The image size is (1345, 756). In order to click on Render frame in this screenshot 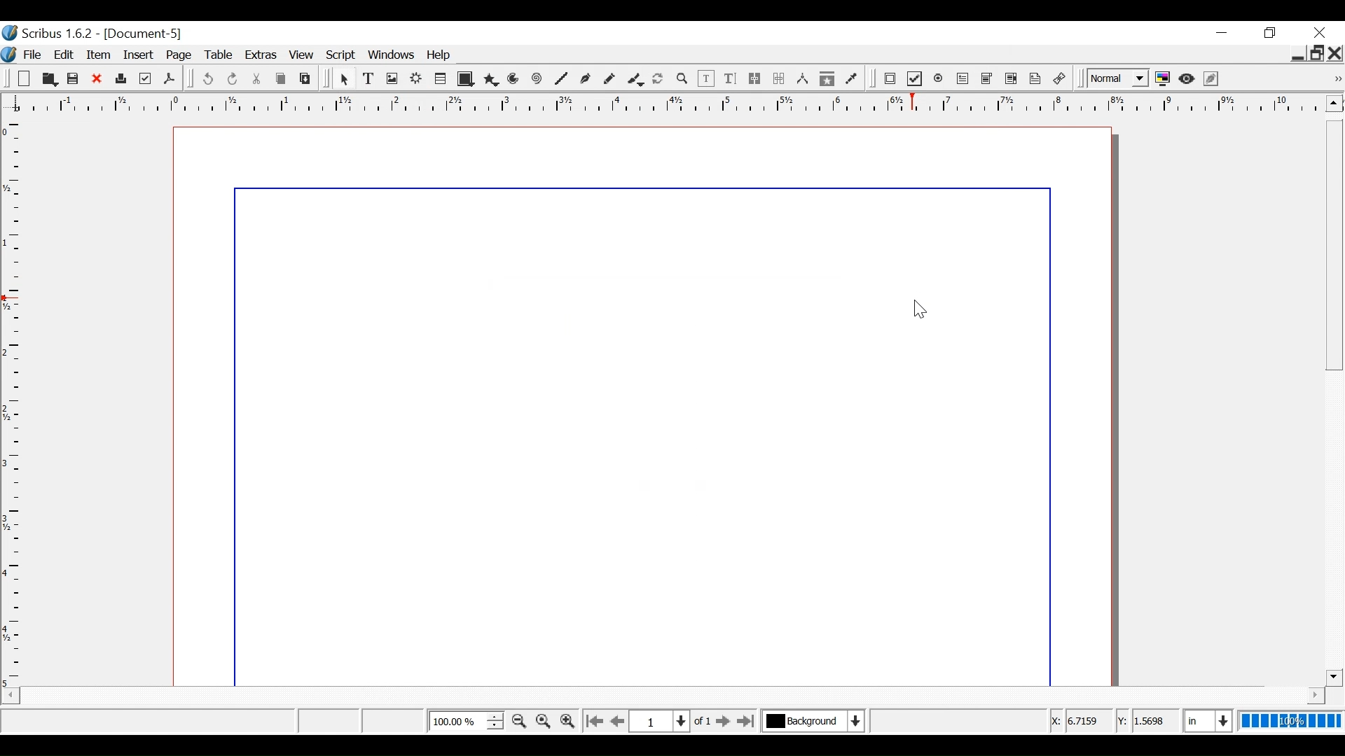, I will do `click(415, 78)`.